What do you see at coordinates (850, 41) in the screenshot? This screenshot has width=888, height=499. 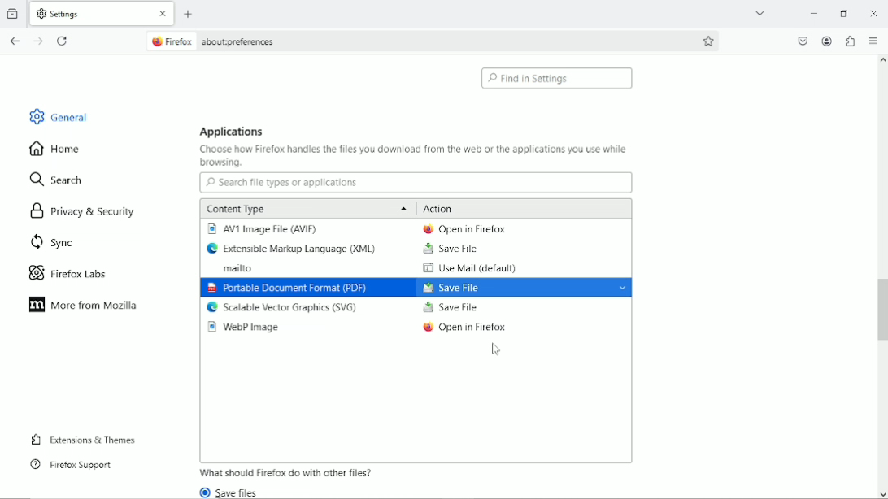 I see `extensions` at bounding box center [850, 41].